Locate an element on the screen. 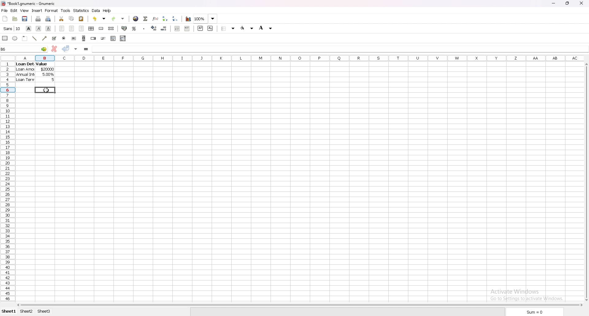 The width and height of the screenshot is (589, 316). border is located at coordinates (228, 28).